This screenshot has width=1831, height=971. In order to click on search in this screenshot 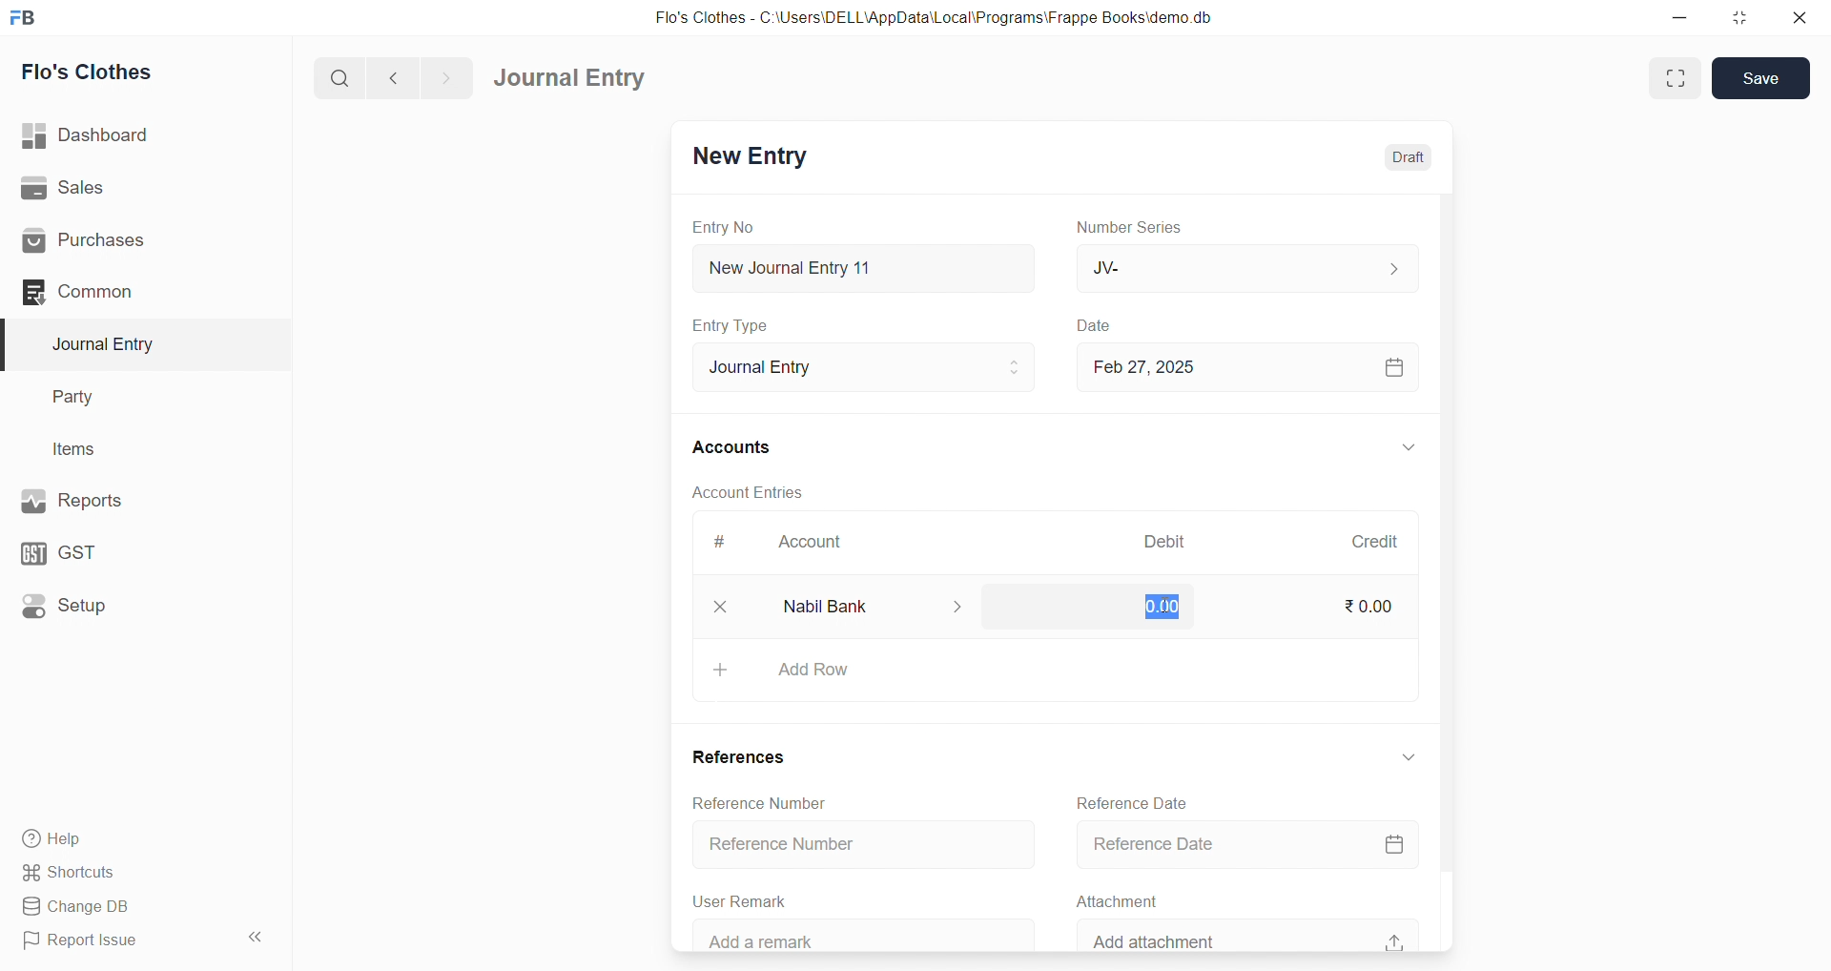, I will do `click(337, 80)`.